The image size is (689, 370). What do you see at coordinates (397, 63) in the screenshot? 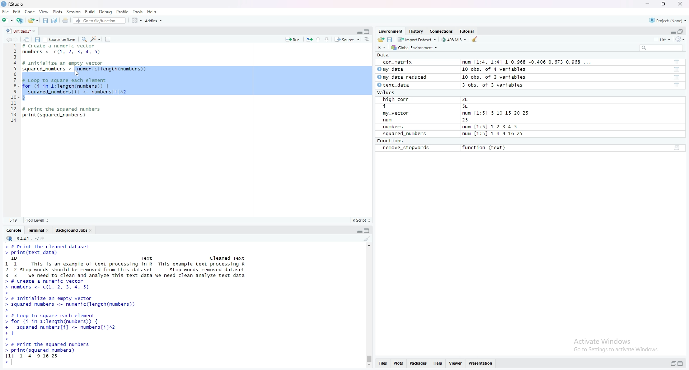
I see `cor_matrix` at bounding box center [397, 63].